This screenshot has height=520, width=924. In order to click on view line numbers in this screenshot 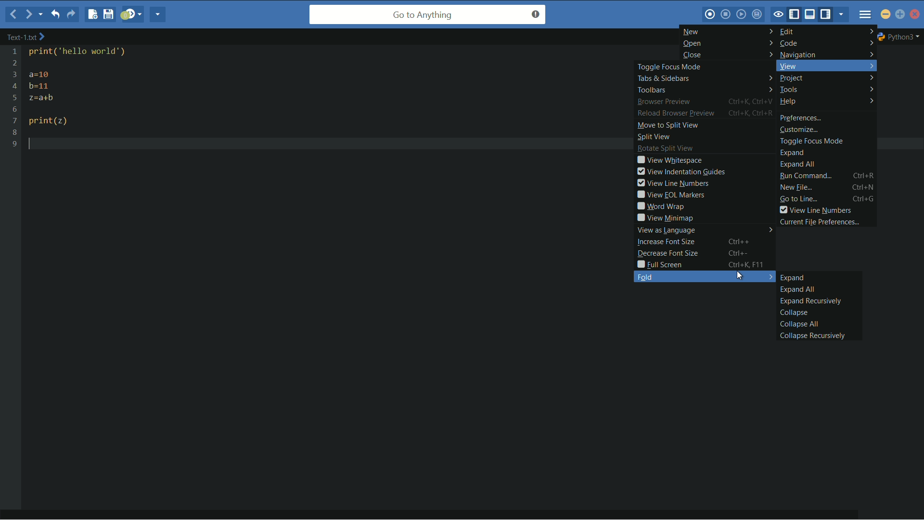, I will do `click(672, 183)`.